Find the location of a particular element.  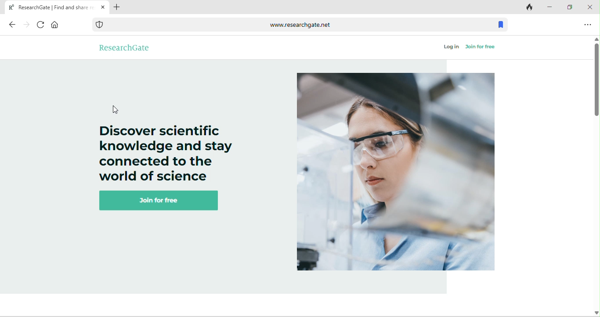

join for free is located at coordinates (481, 48).